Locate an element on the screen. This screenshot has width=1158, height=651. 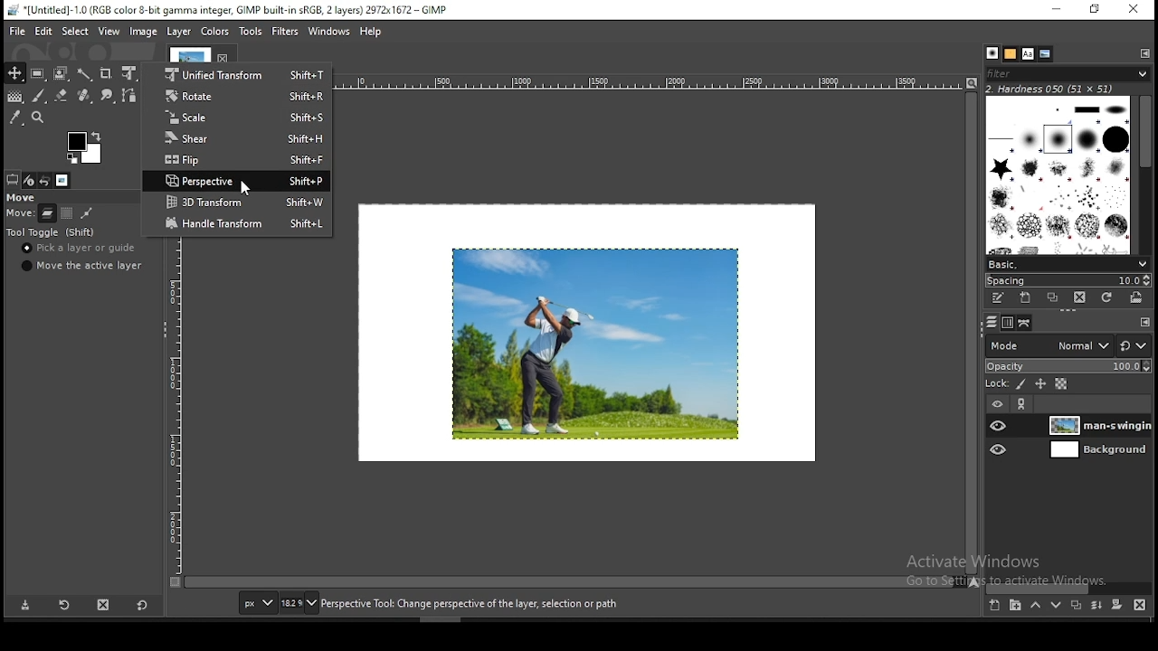
delete brush is located at coordinates (1082, 298).